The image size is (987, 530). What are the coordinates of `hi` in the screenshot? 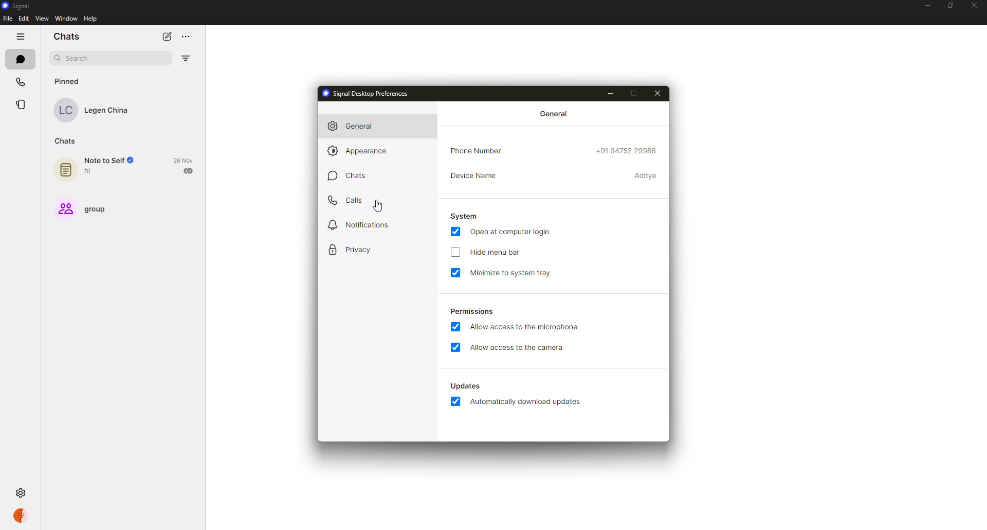 It's located at (94, 172).